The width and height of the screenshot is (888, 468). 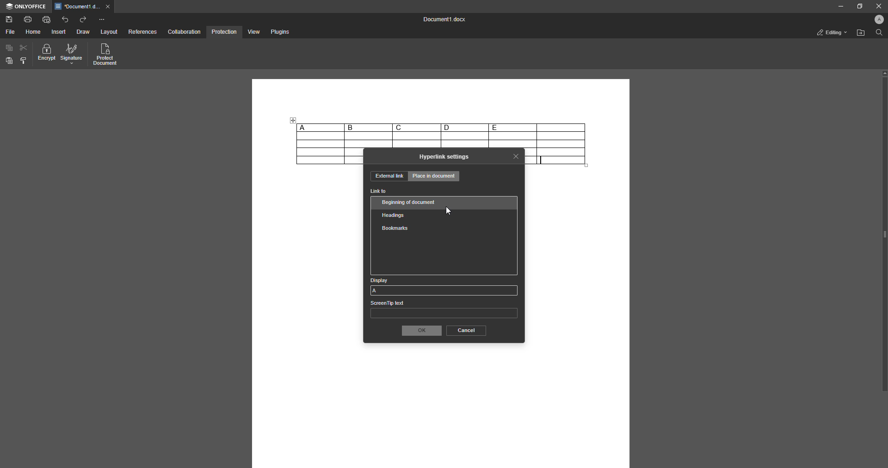 What do you see at coordinates (877, 20) in the screenshot?
I see `Profile` at bounding box center [877, 20].